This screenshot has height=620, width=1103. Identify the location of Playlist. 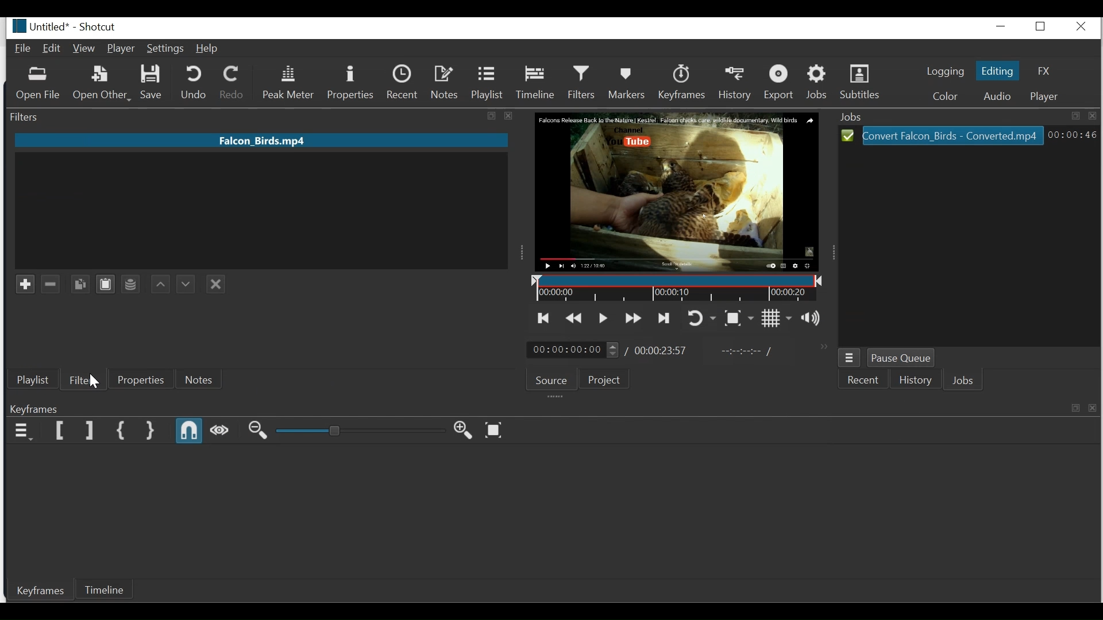
(33, 381).